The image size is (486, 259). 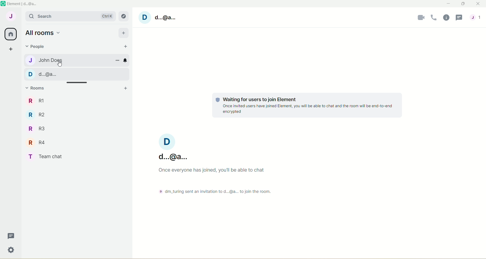 I want to click on dm_turing sent an invitation  to d..@a... to join the room., so click(x=213, y=190).